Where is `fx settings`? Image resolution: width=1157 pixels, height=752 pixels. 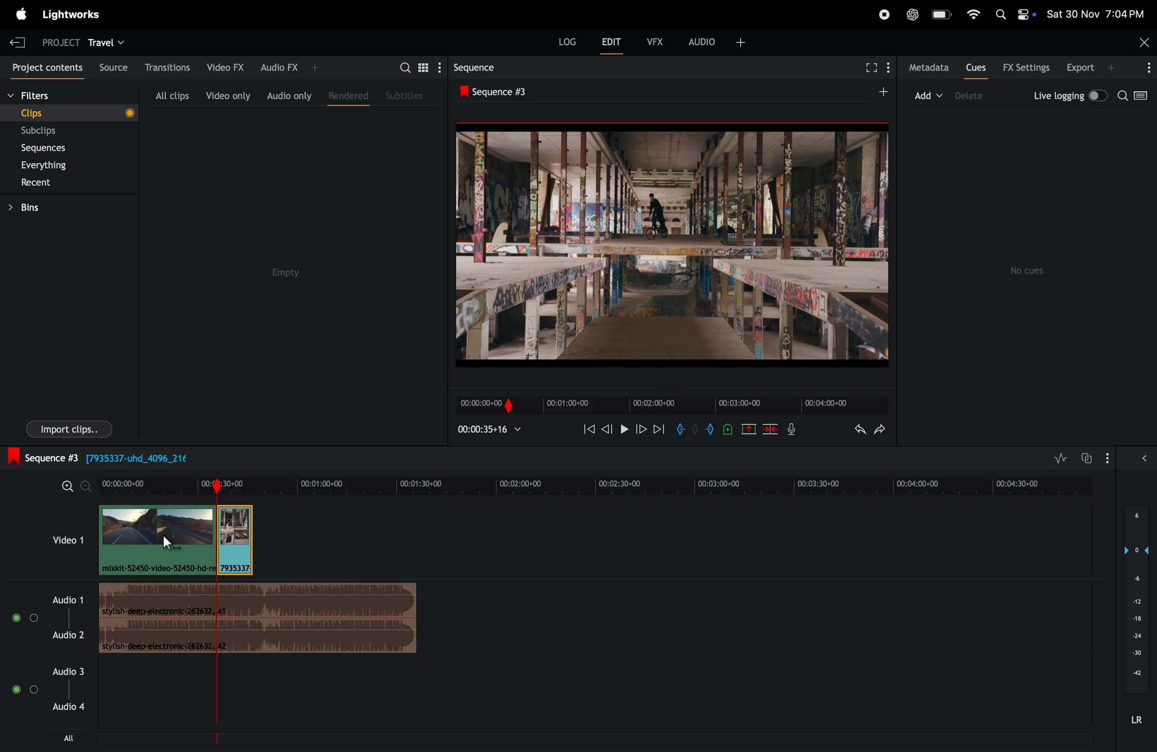 fx settings is located at coordinates (1026, 68).